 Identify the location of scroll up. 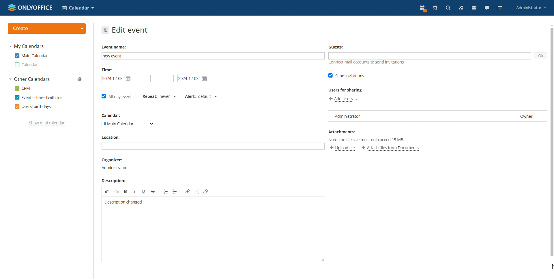
(551, 26).